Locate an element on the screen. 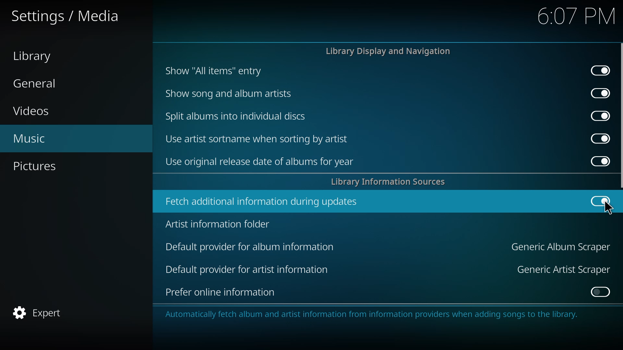 This screenshot has height=350, width=623. enabled is located at coordinates (600, 161).